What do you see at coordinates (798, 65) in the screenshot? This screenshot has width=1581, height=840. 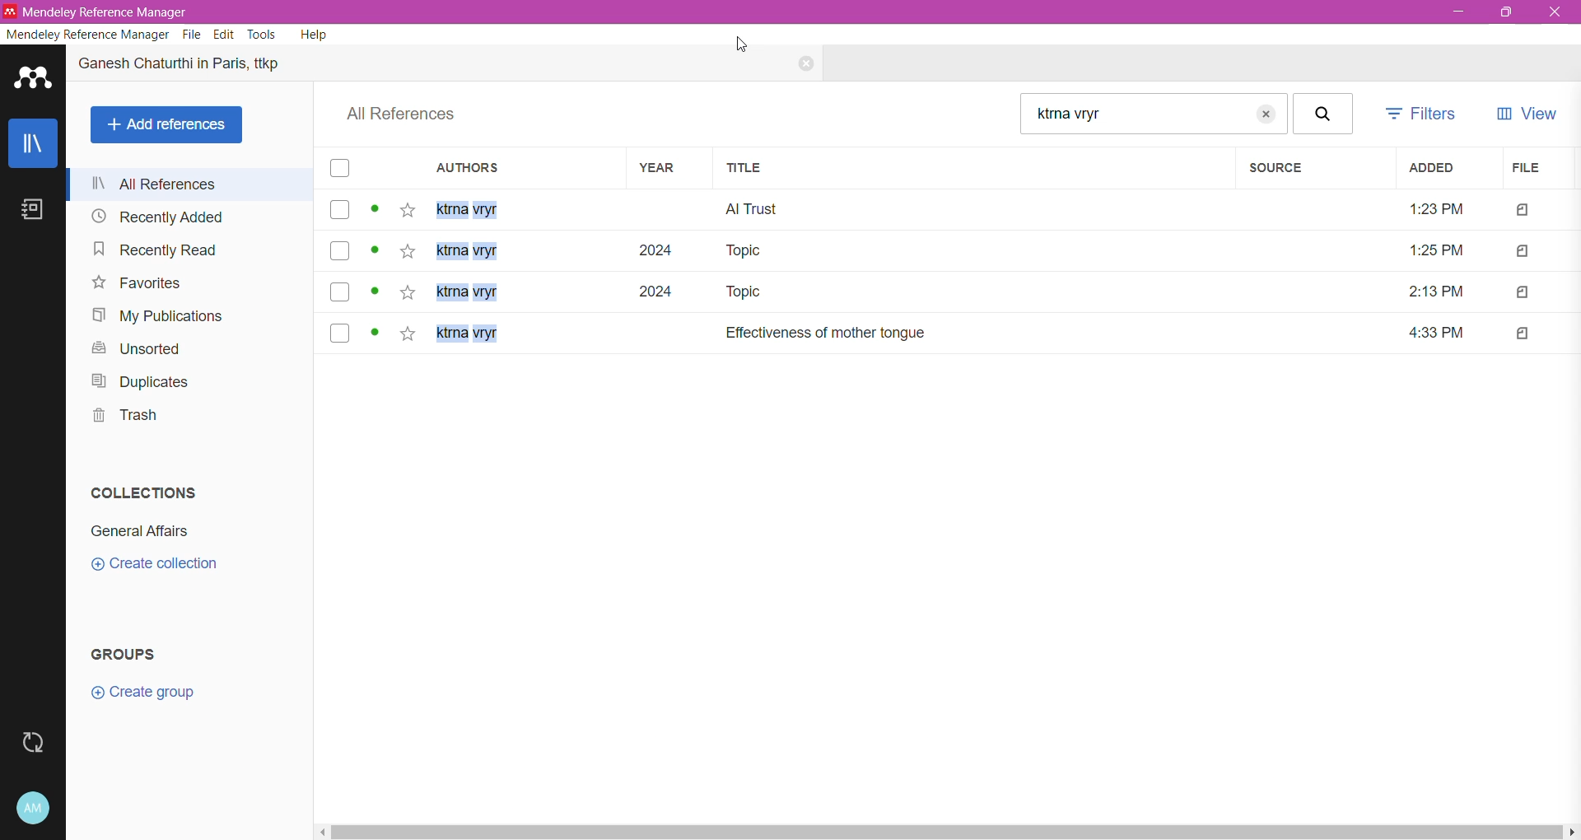 I see `Close` at bounding box center [798, 65].